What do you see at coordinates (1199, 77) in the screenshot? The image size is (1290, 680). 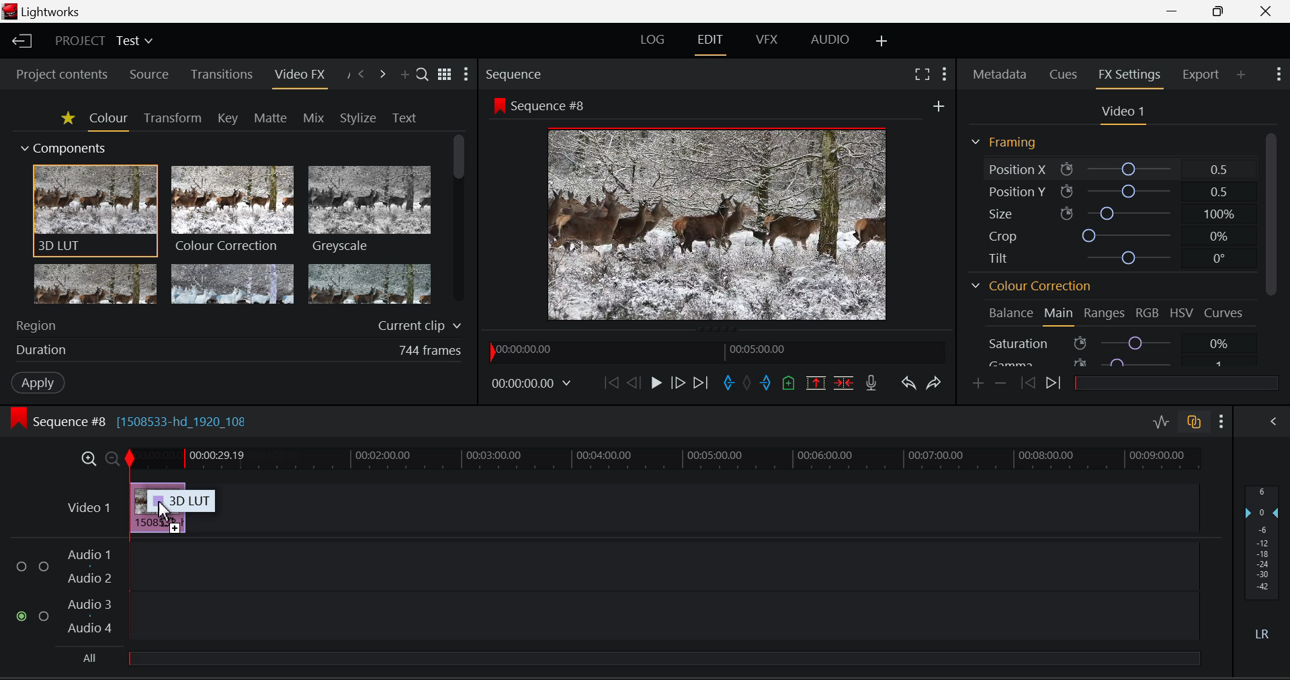 I see `Export` at bounding box center [1199, 77].